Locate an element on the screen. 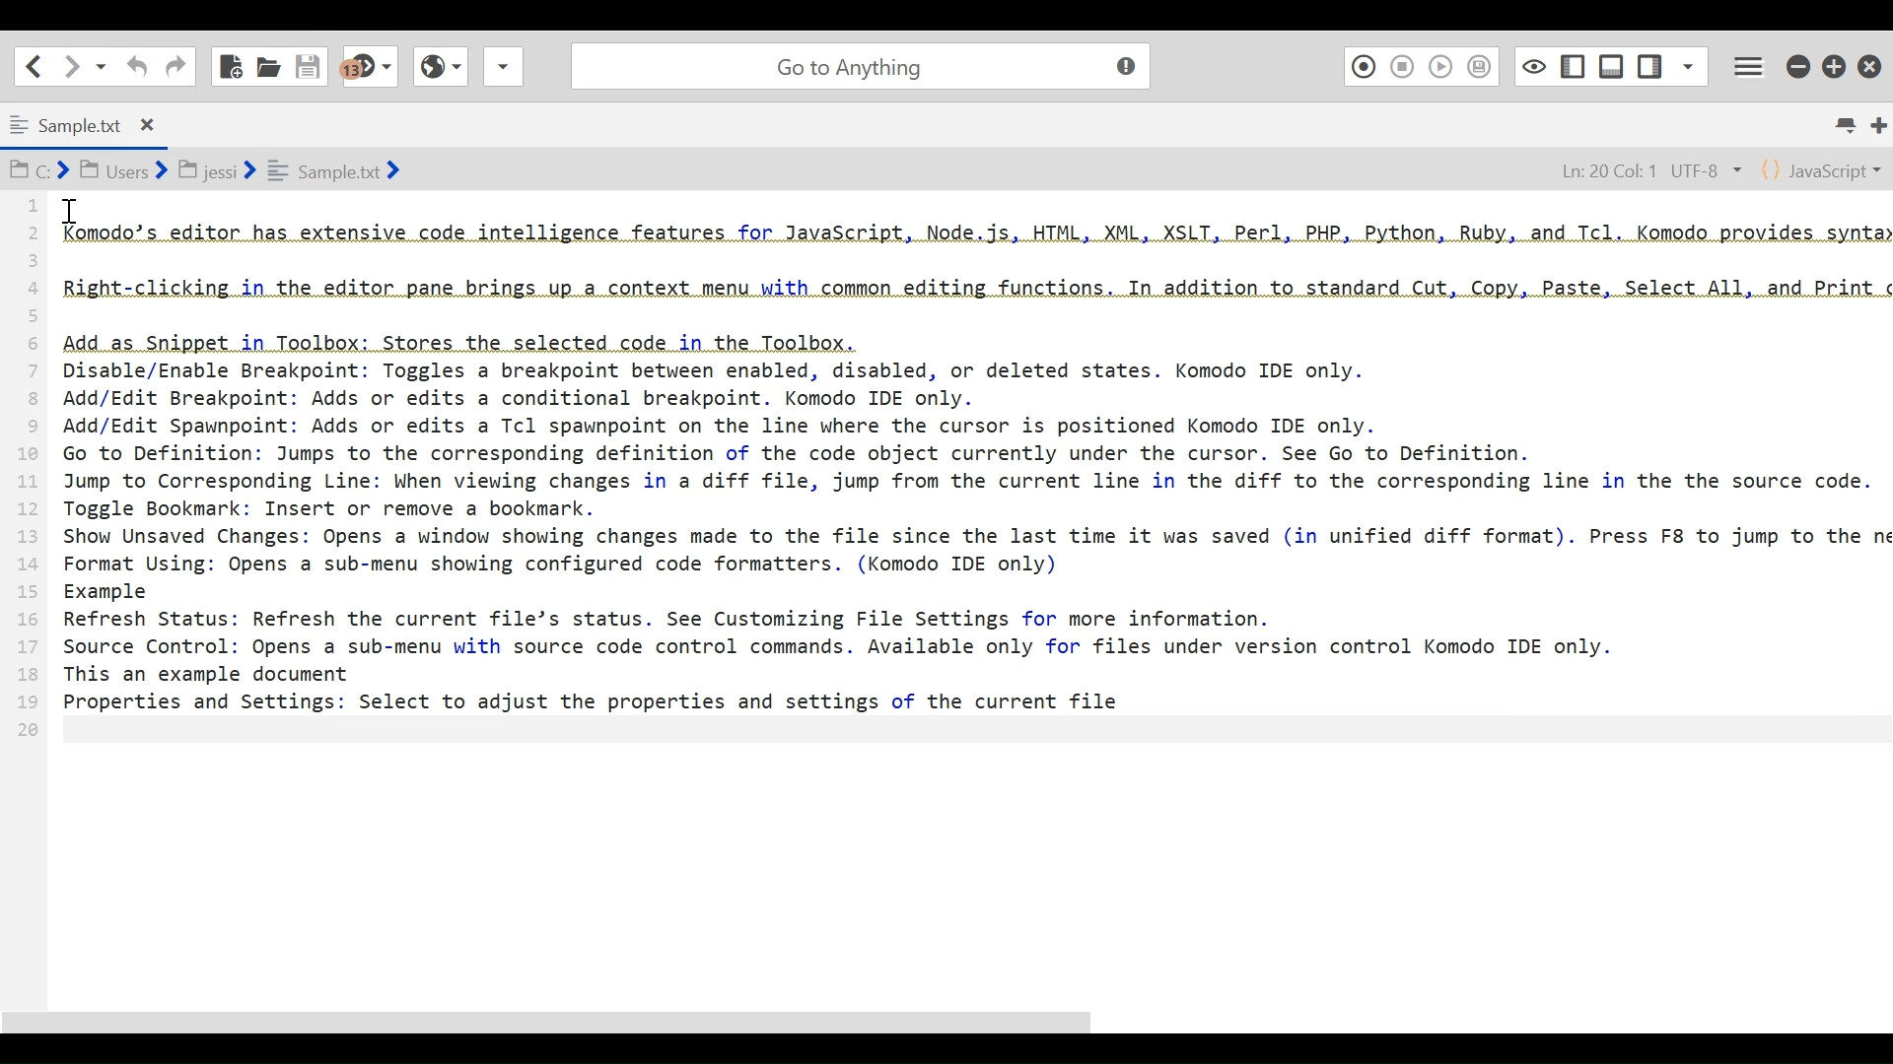  Play Last Macro is located at coordinates (1440, 65).